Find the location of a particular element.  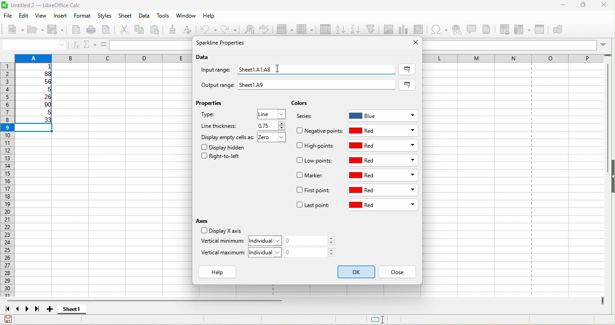

5 is located at coordinates (36, 90).